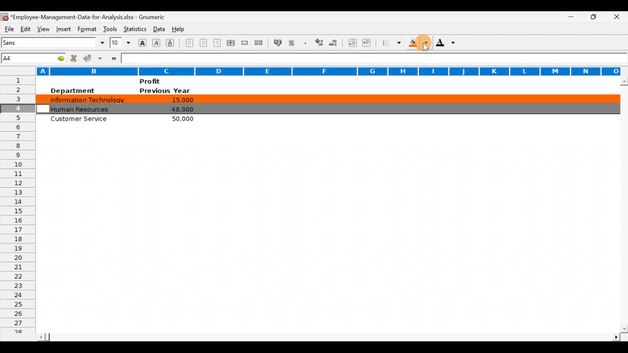 This screenshot has width=628, height=353. I want to click on Format selection as percentage, so click(294, 43).